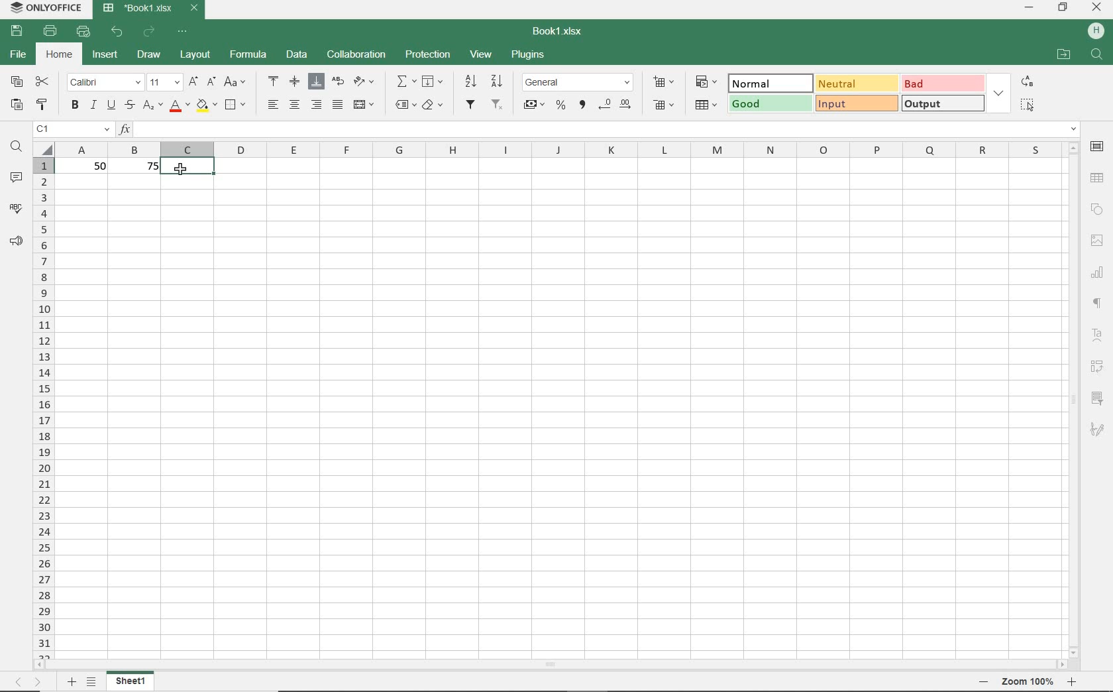 The width and height of the screenshot is (1113, 692). I want to click on cell settings, so click(1097, 147).